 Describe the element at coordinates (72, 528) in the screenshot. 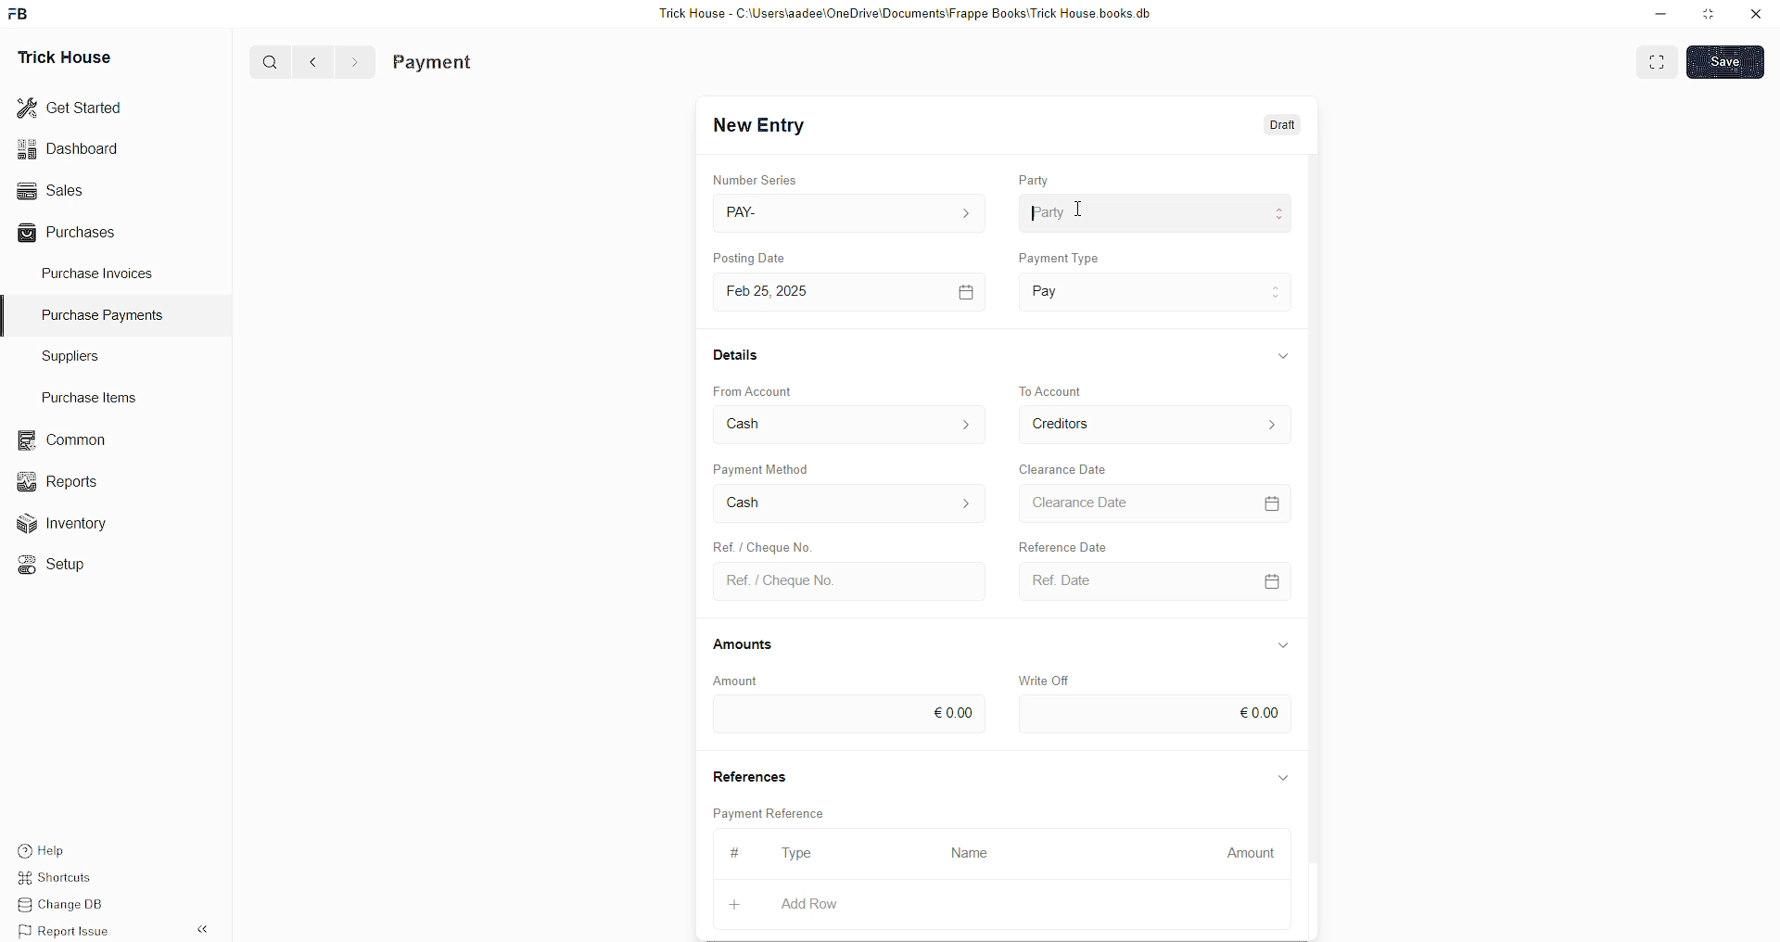

I see `Inventory` at that location.